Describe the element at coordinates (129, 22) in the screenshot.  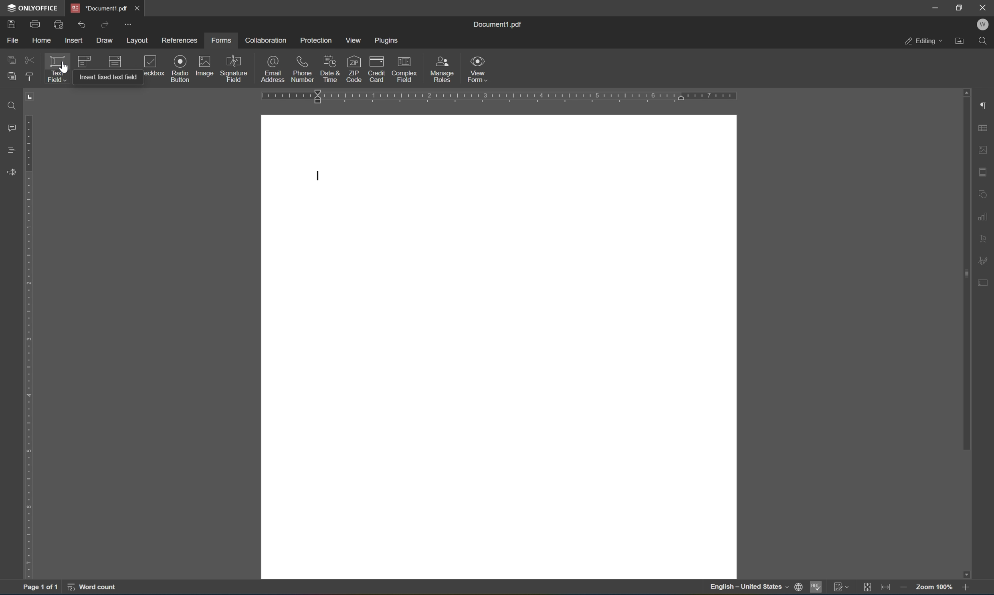
I see `customize quick access toolbar` at that location.